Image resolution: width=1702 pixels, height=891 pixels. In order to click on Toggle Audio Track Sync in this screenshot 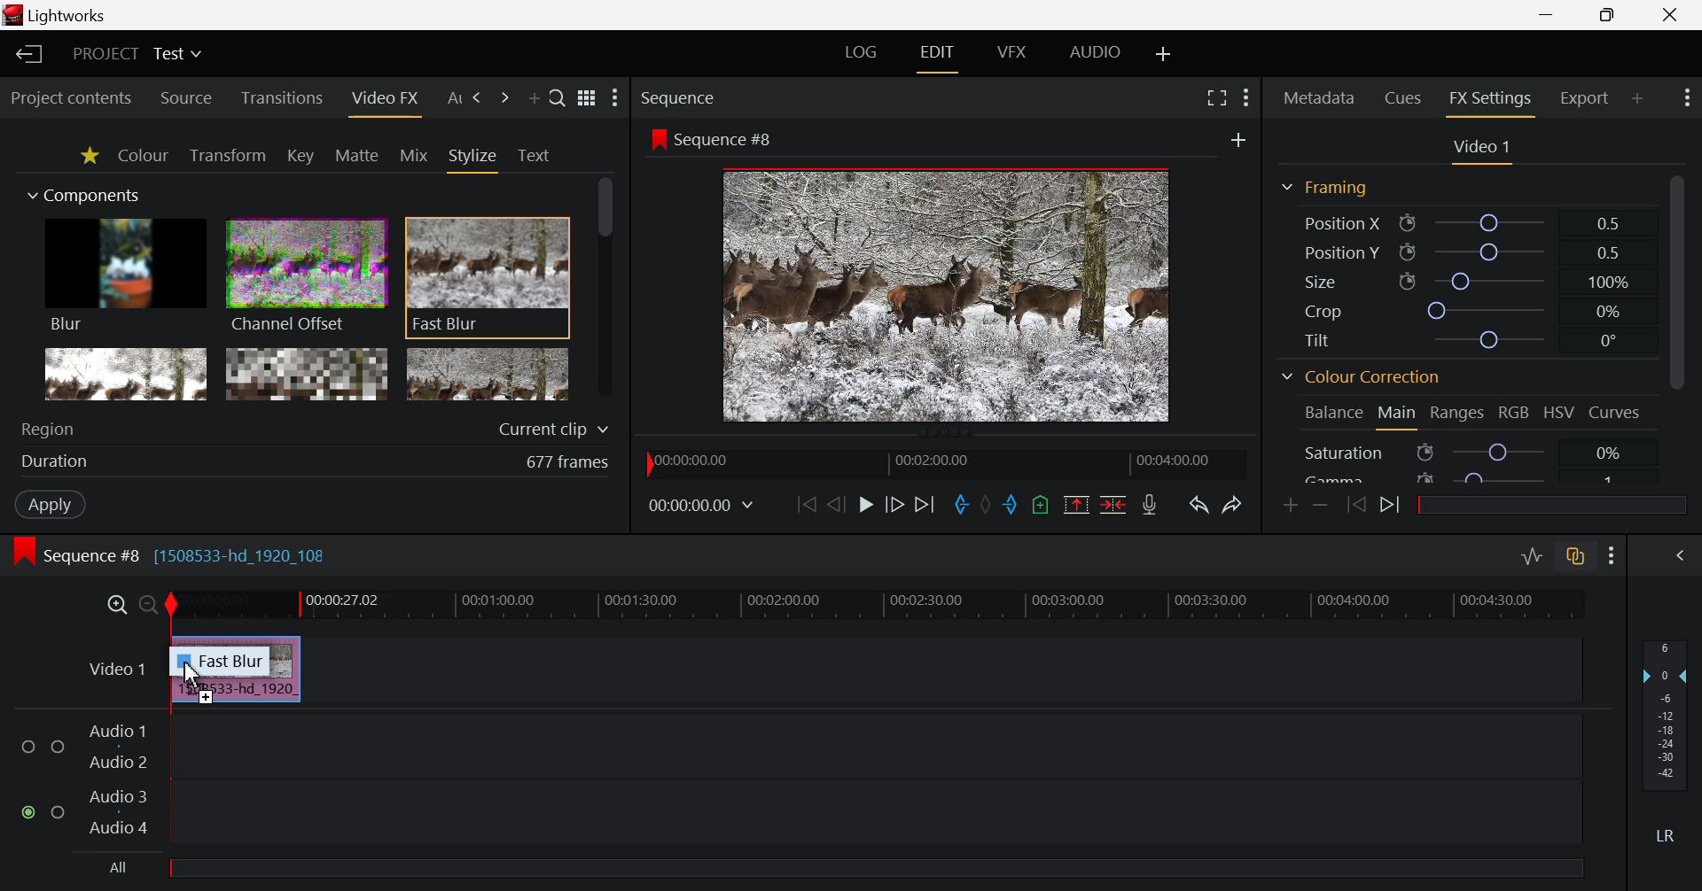, I will do `click(1573, 557)`.